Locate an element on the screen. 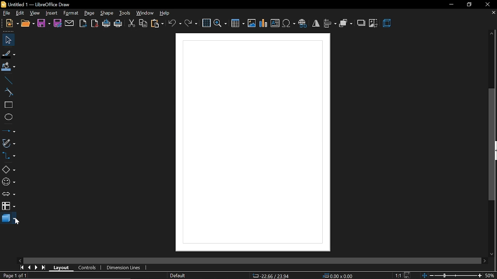 The height and width of the screenshot is (279, 497). insert image is located at coordinates (252, 23).